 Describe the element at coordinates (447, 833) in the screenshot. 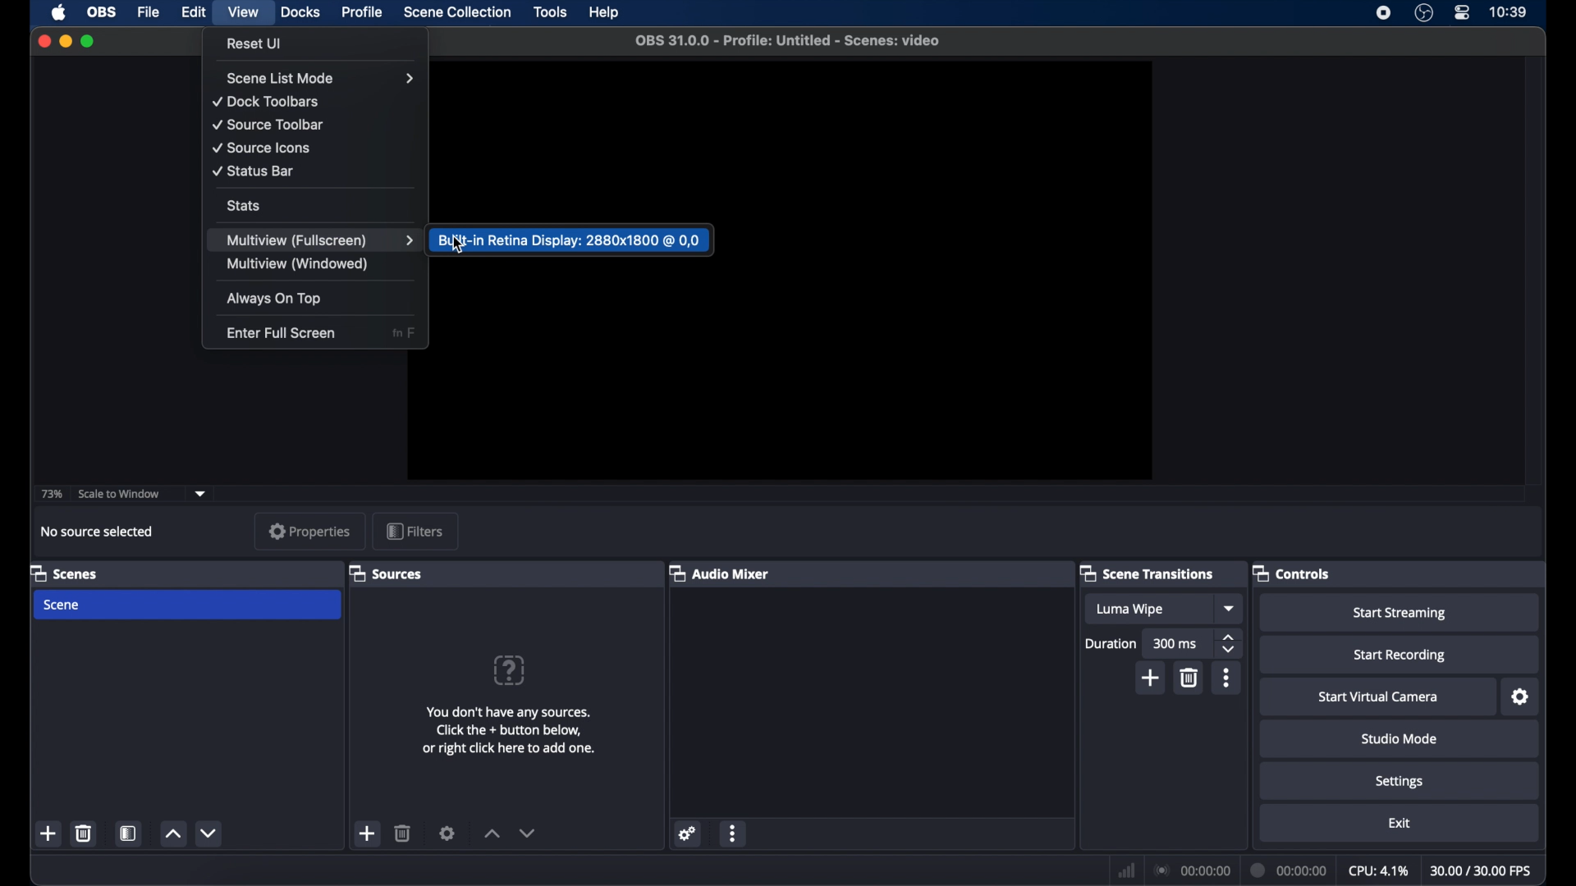

I see `settings` at that location.